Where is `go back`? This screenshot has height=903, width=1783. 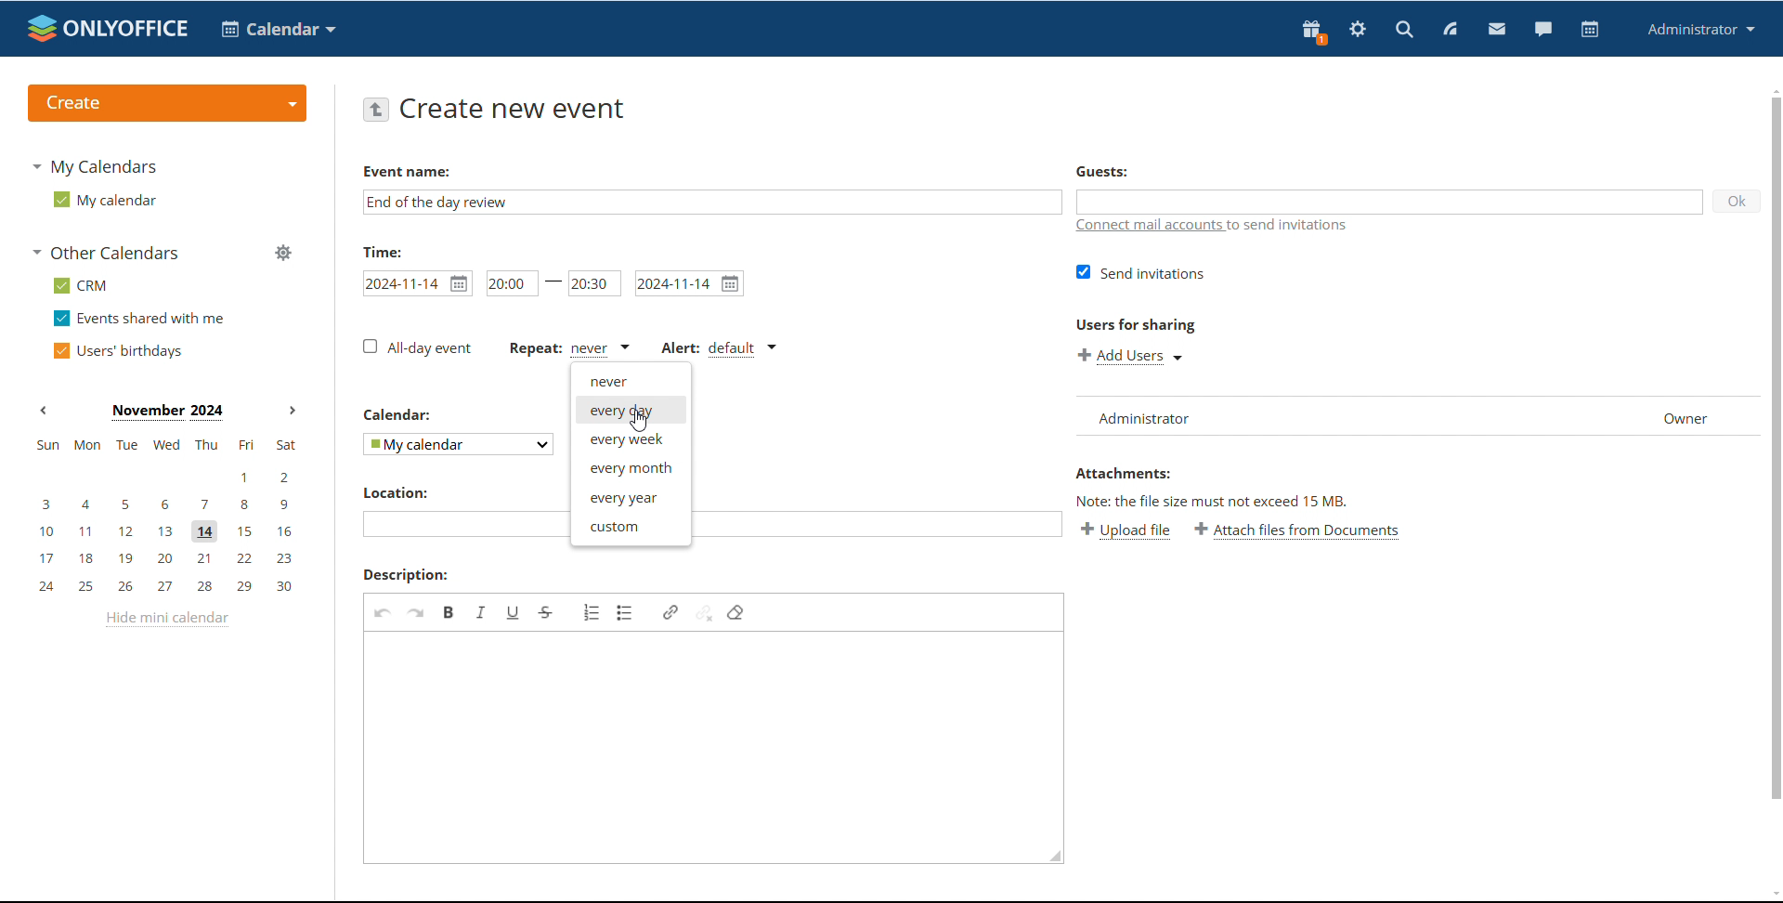
go back is located at coordinates (375, 108).